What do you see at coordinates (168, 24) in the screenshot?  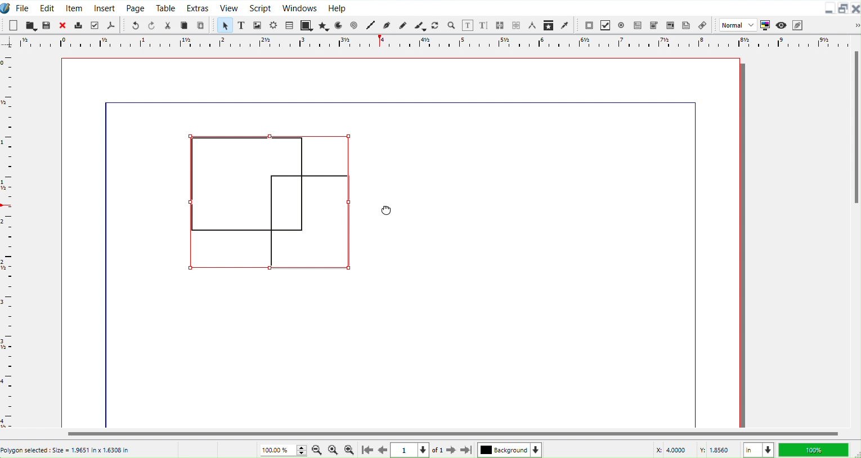 I see `Cut` at bounding box center [168, 24].